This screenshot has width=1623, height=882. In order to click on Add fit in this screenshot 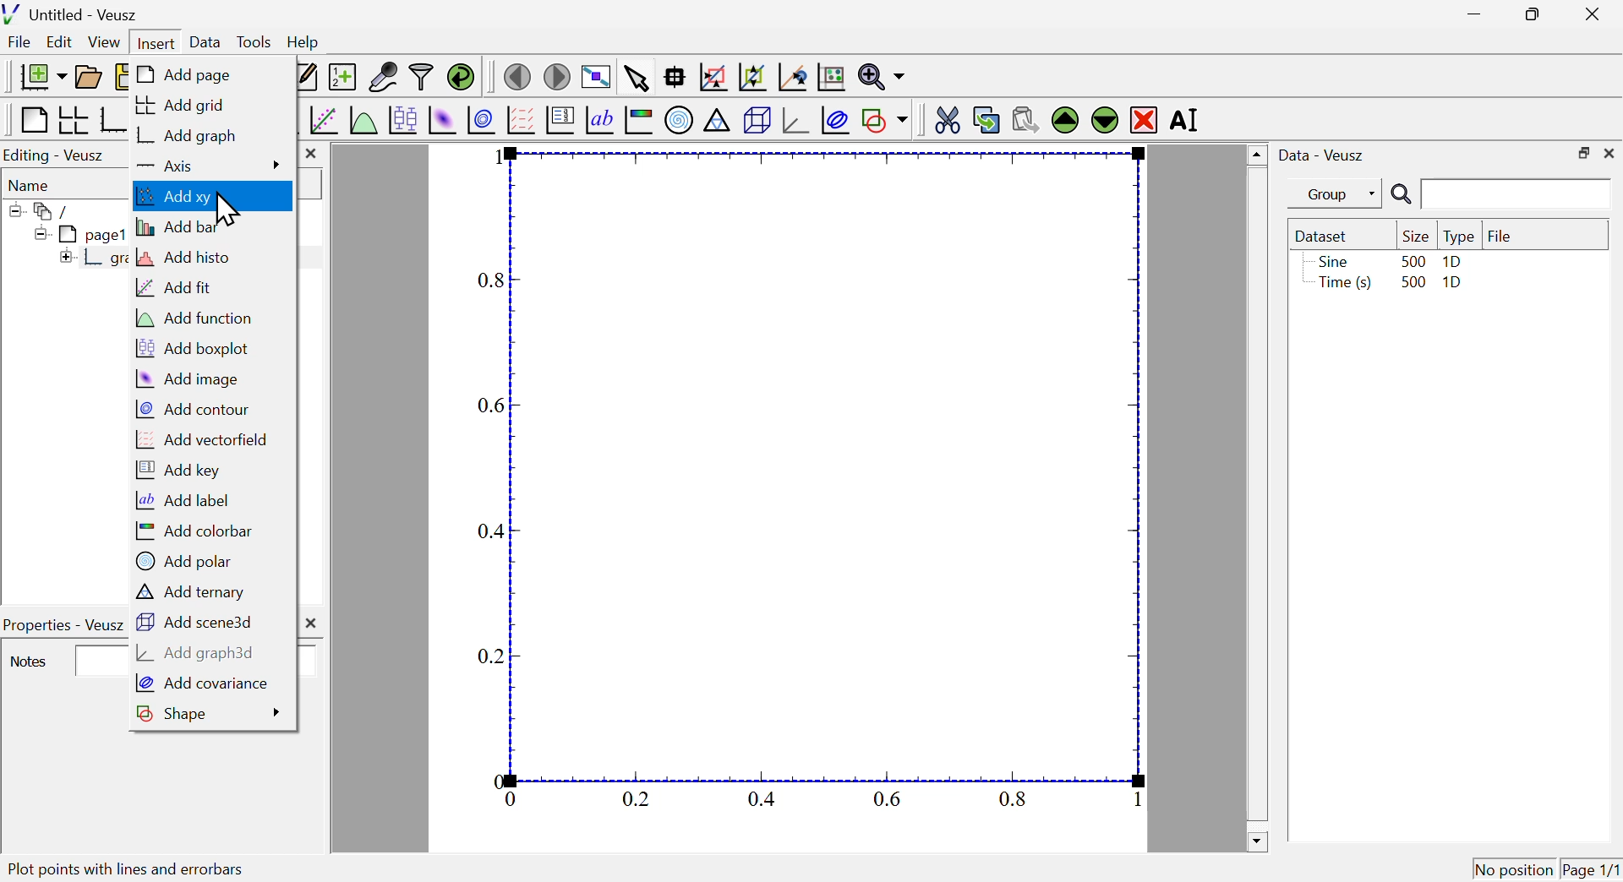, I will do `click(174, 289)`.